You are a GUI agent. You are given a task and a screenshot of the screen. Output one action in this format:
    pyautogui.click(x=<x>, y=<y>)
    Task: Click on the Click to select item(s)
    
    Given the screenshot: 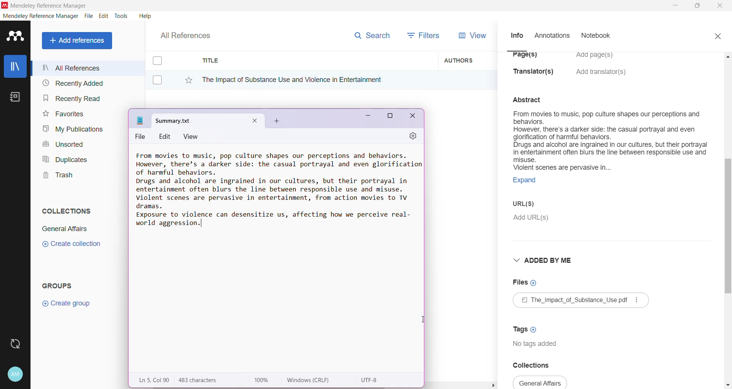 What is the action you would take?
    pyautogui.click(x=161, y=70)
    